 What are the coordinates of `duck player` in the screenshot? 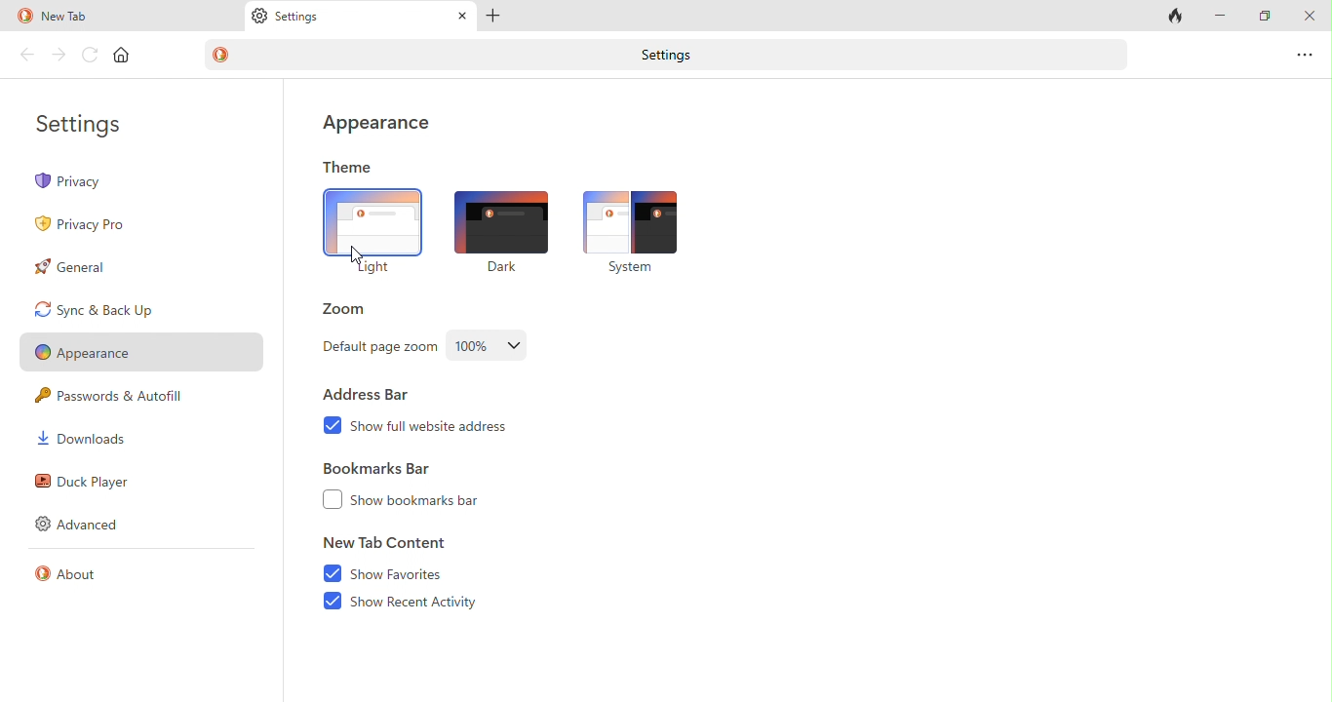 It's located at (86, 482).